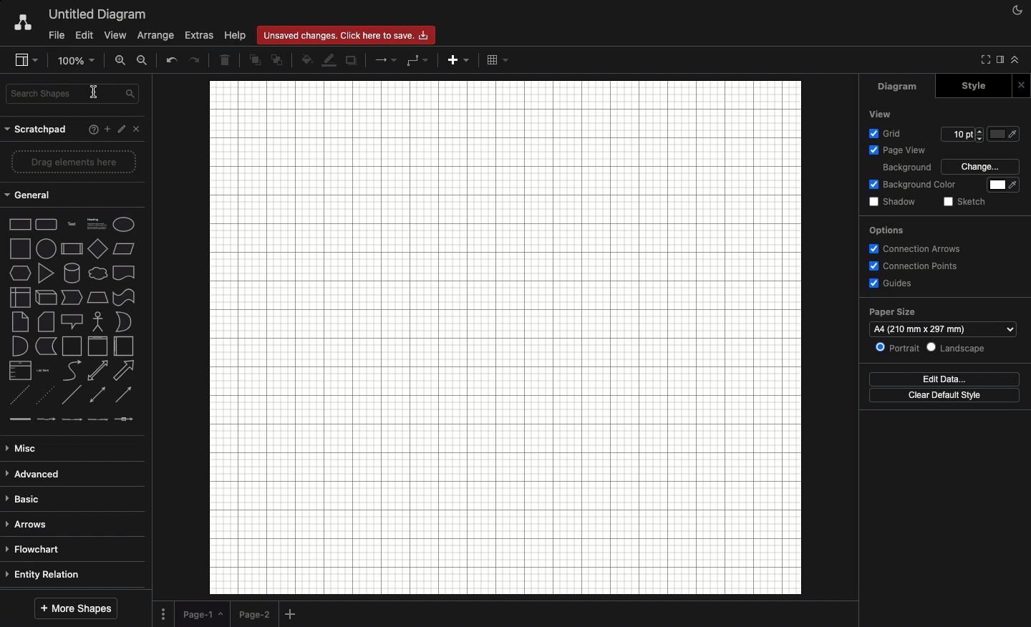 Image resolution: width=1031 pixels, height=627 pixels. I want to click on Redo, so click(196, 59).